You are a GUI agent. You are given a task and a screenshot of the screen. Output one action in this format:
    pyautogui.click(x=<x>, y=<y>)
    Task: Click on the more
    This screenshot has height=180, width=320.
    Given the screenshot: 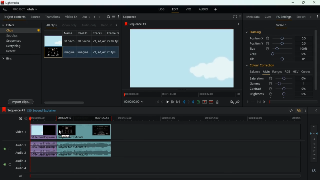 What is the action you would take?
    pyautogui.click(x=241, y=17)
    